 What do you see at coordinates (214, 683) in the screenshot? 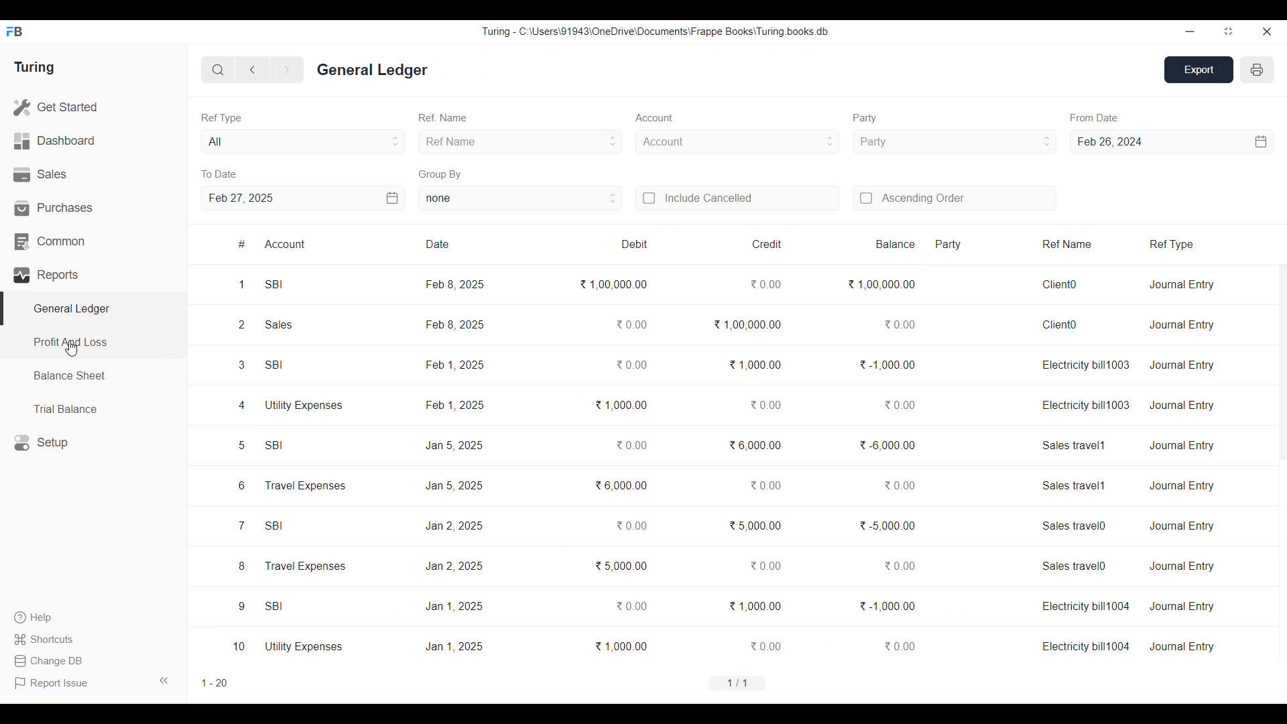
I see `1-20` at bounding box center [214, 683].